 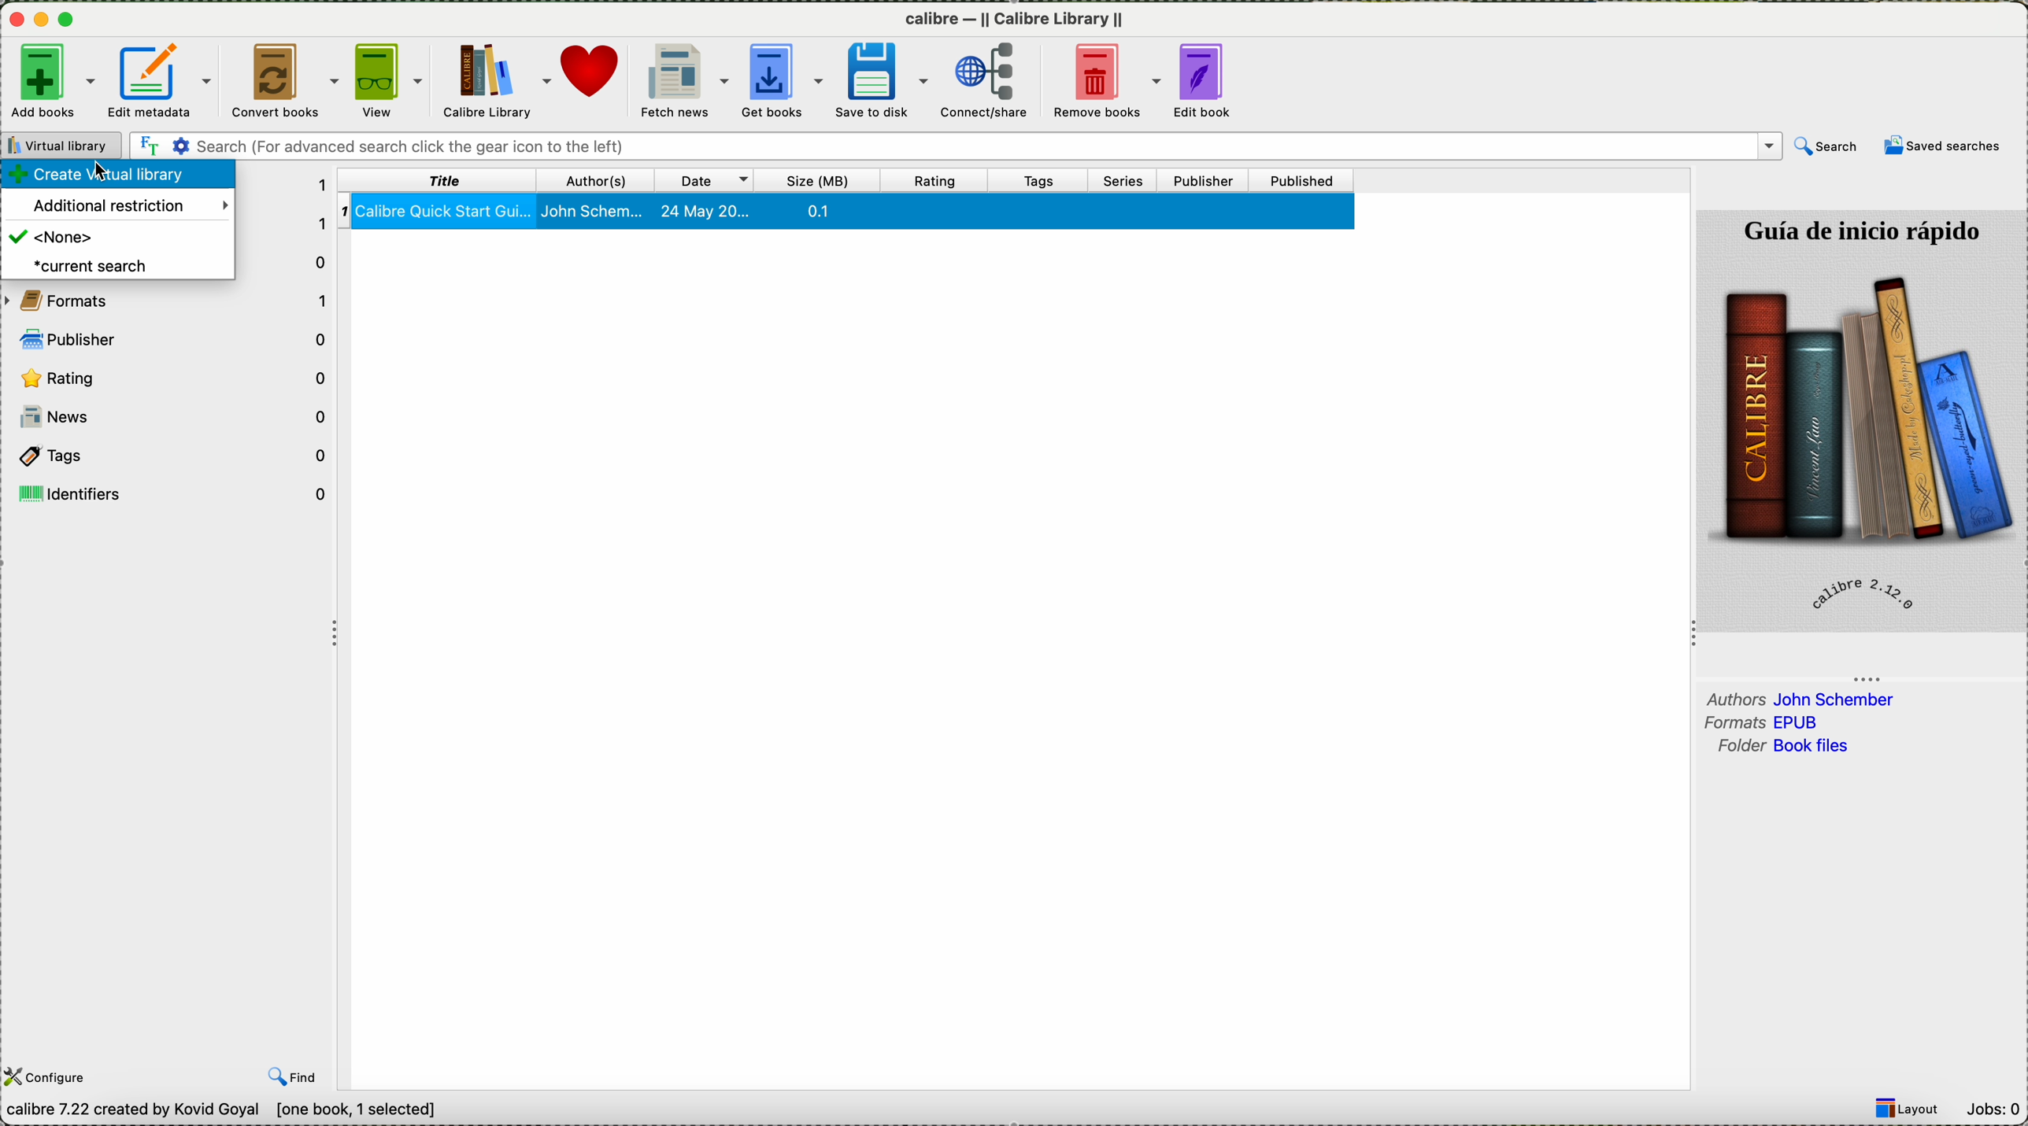 What do you see at coordinates (114, 178) in the screenshot?
I see `cursor` at bounding box center [114, 178].